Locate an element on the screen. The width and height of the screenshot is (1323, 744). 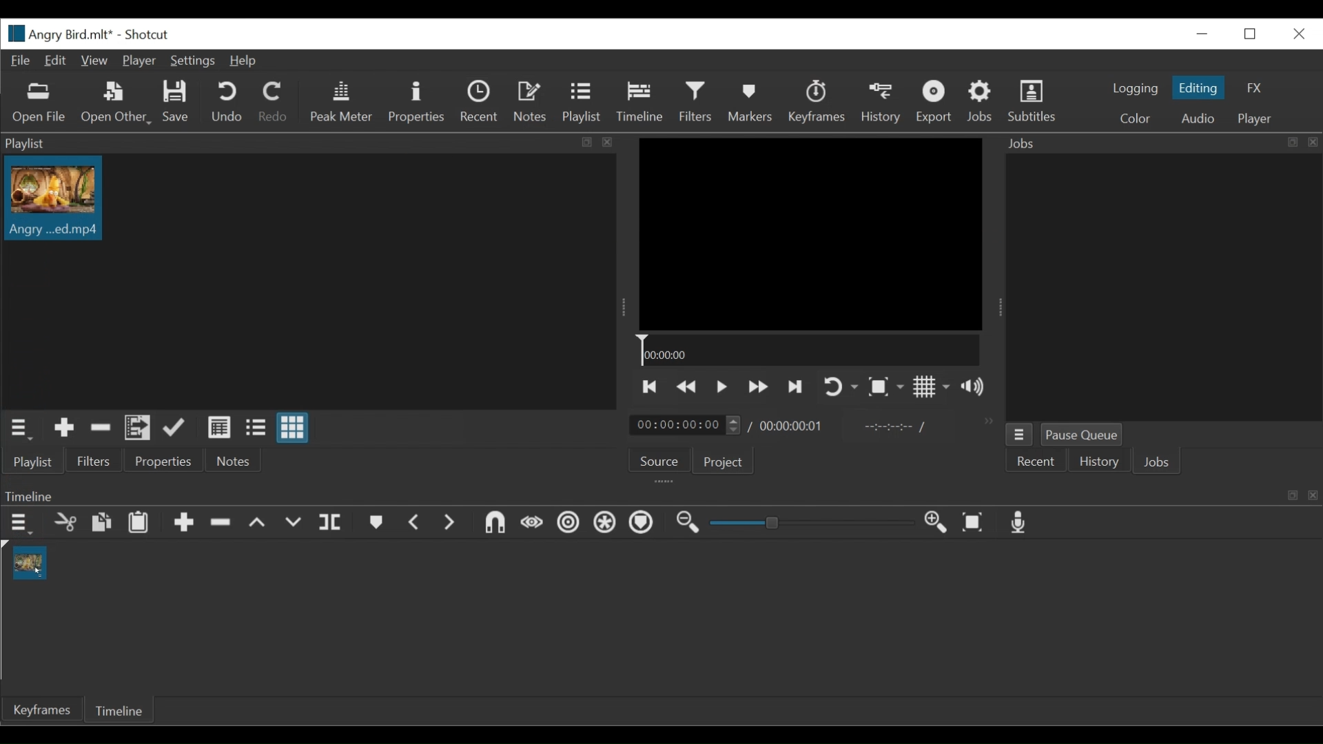
Minimize is located at coordinates (1204, 34).